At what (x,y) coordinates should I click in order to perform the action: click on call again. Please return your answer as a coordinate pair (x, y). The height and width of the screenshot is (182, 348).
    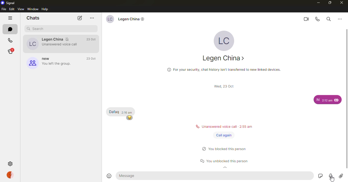
    Looking at the image, I should click on (223, 135).